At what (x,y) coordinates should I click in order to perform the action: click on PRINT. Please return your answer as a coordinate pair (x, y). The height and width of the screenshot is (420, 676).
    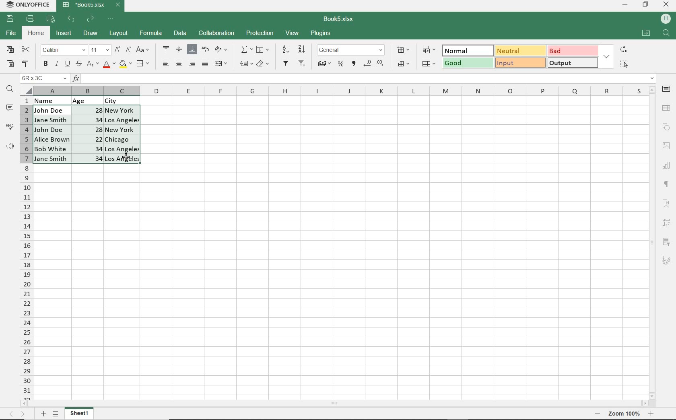
    Looking at the image, I should click on (31, 19).